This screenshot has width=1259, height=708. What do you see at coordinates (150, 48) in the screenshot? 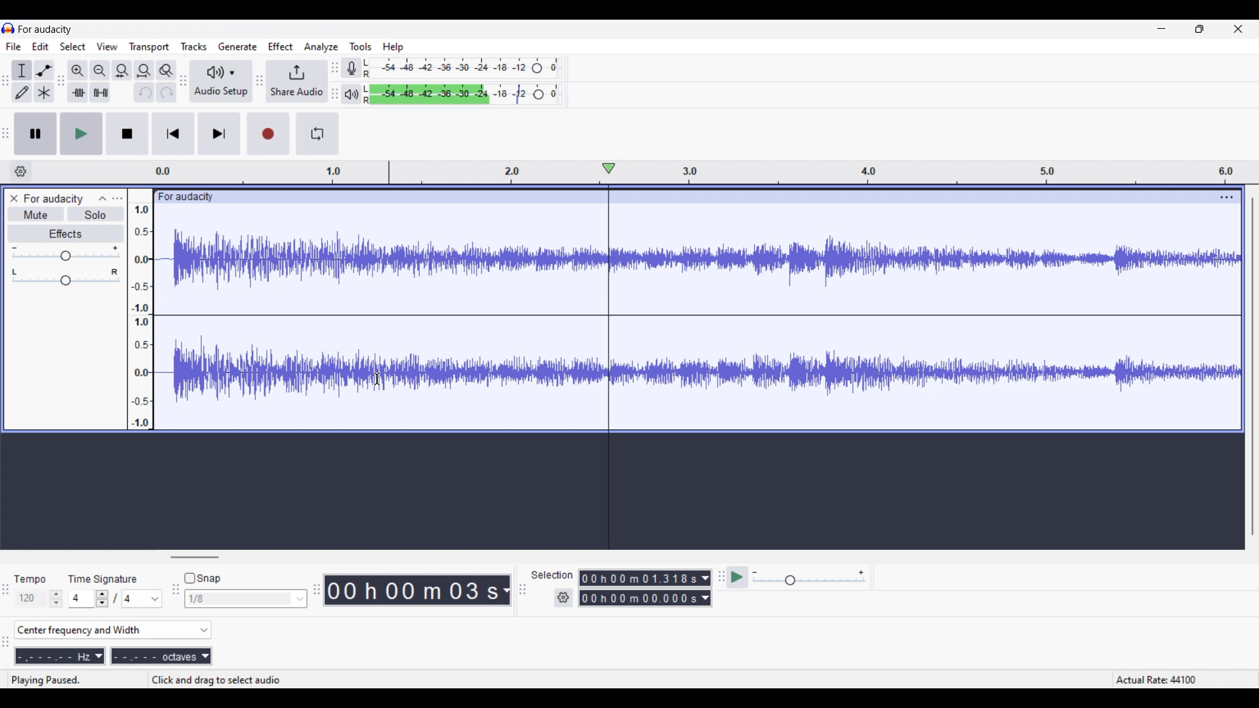
I see `Trasport menu` at bounding box center [150, 48].